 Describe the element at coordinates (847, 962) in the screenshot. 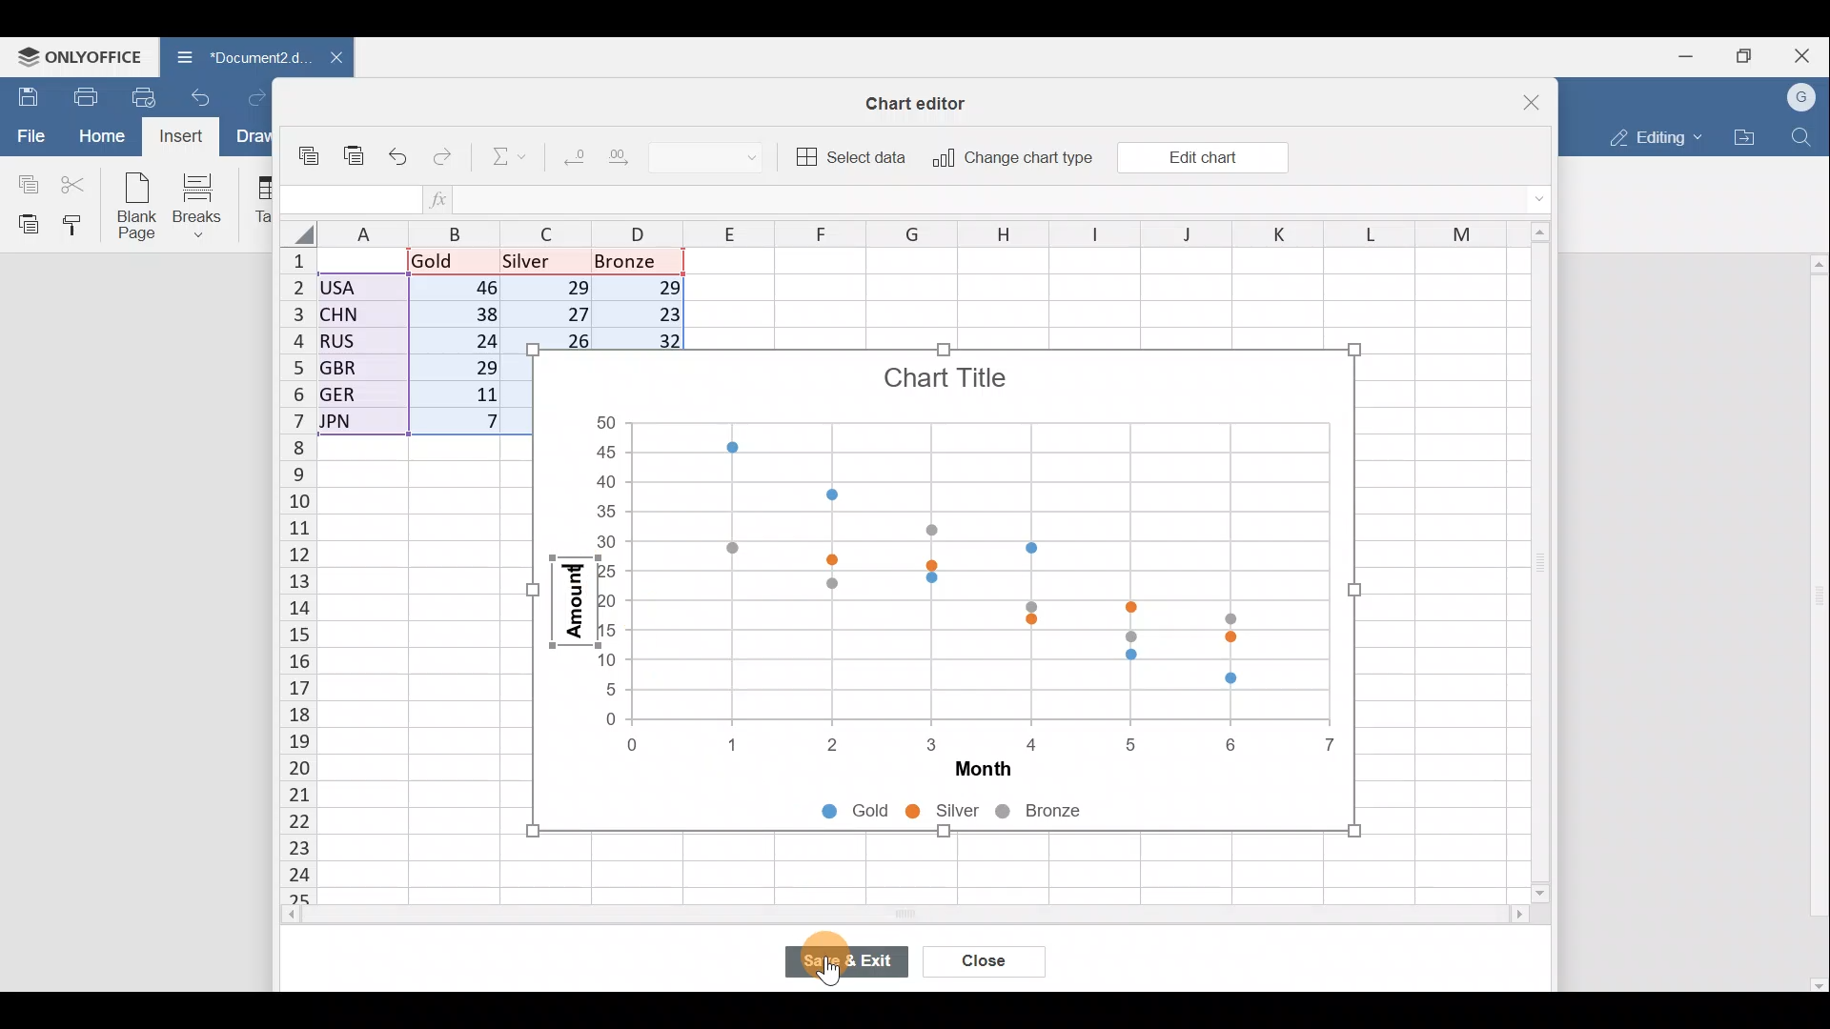

I see `Save & exit` at that location.